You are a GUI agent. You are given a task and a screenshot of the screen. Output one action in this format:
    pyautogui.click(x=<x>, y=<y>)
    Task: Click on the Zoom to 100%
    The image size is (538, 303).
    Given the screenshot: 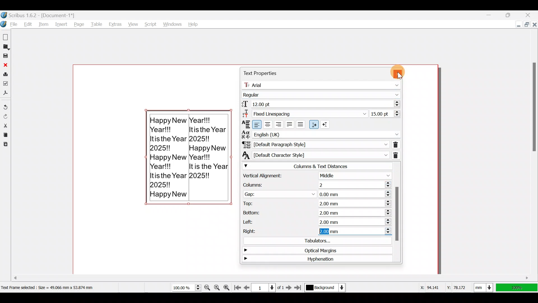 What is the action you would take?
    pyautogui.click(x=218, y=288)
    